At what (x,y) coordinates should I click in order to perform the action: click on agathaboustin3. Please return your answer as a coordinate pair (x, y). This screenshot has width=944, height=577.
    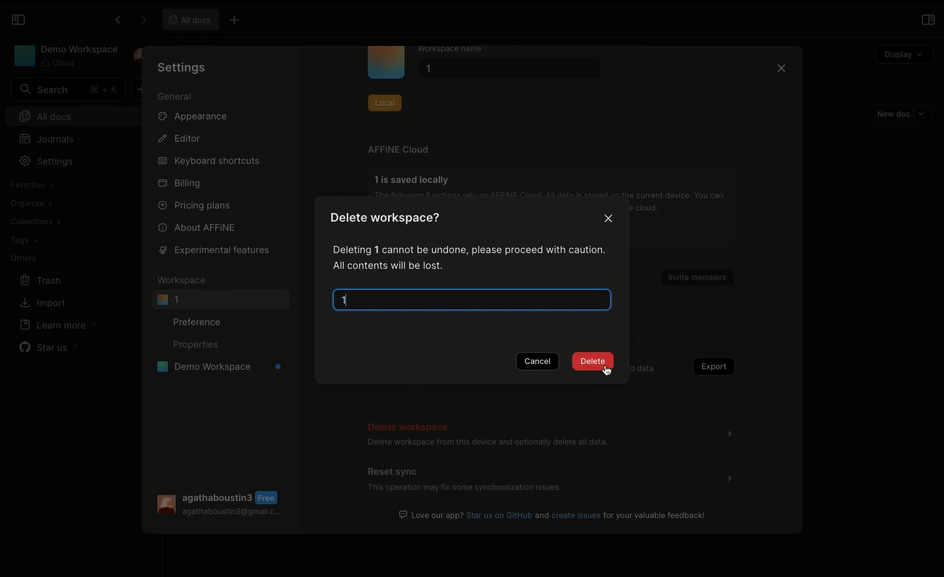
    Looking at the image, I should click on (218, 496).